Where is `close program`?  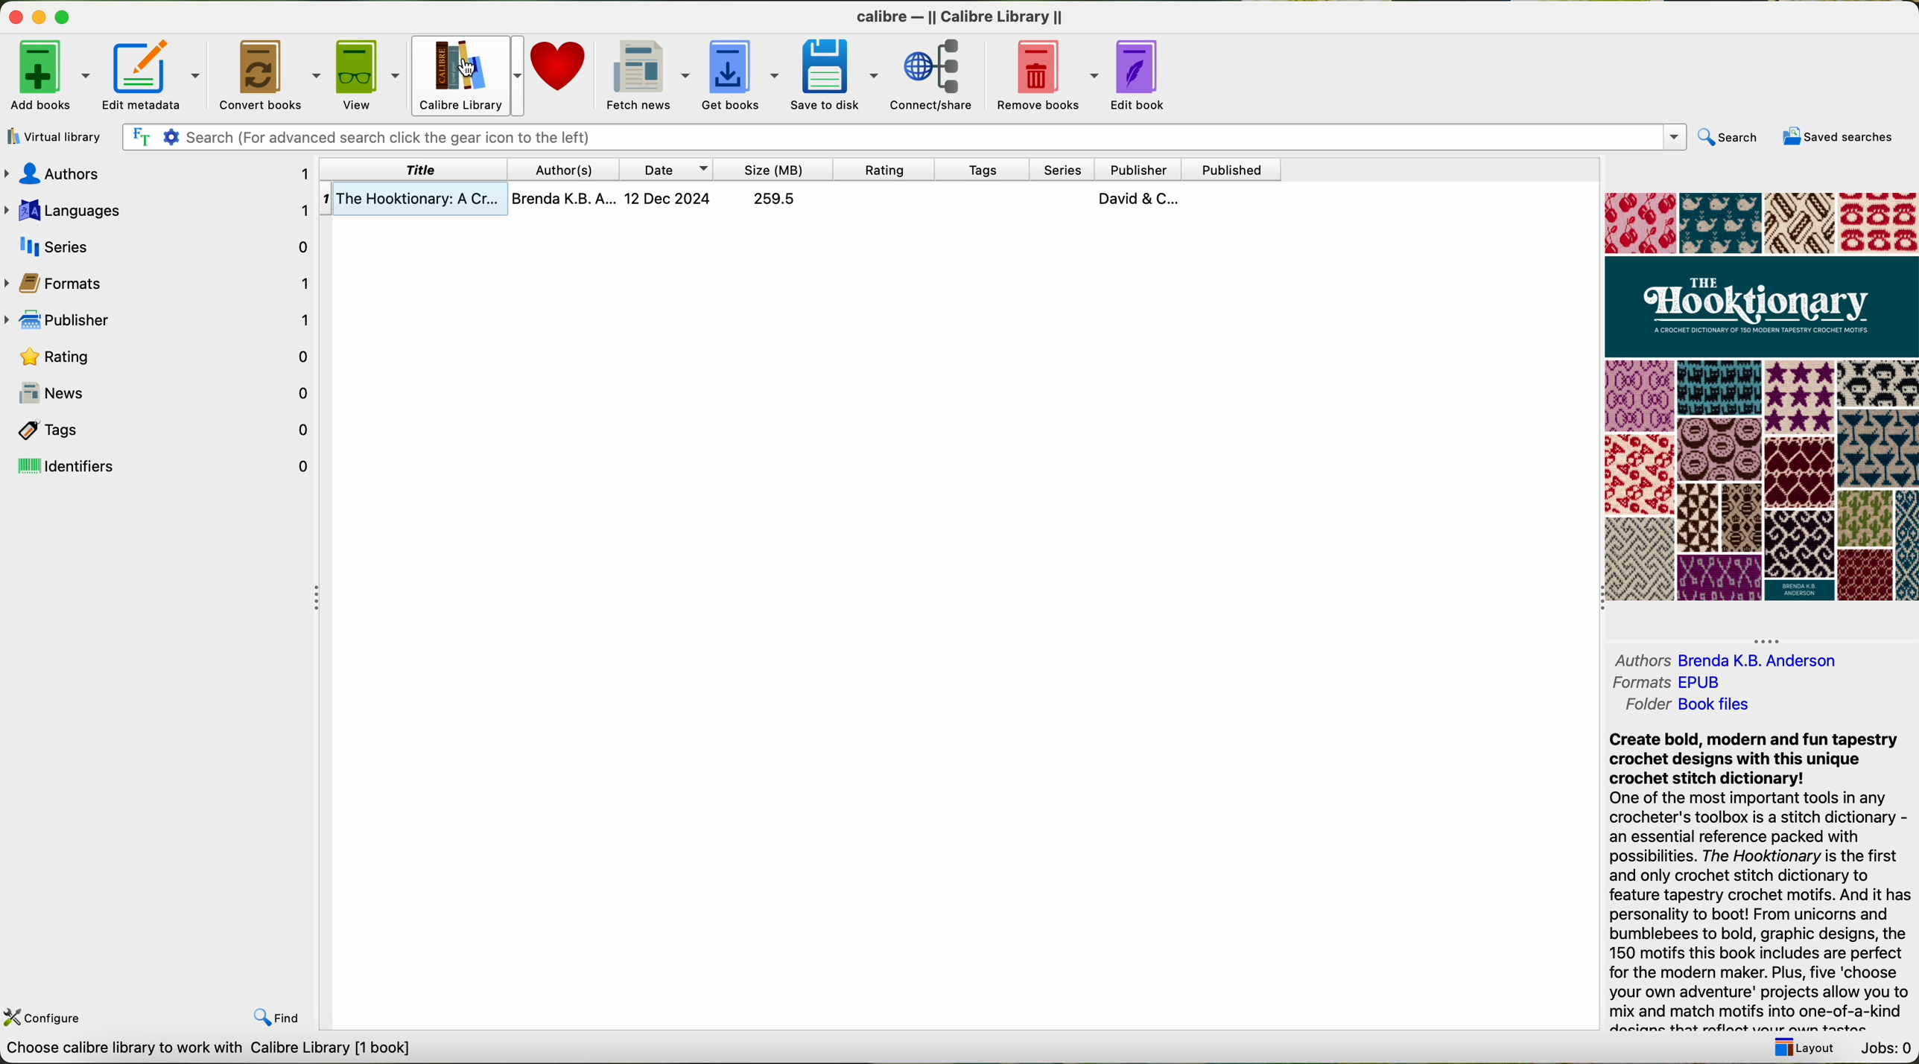 close program is located at coordinates (14, 16).